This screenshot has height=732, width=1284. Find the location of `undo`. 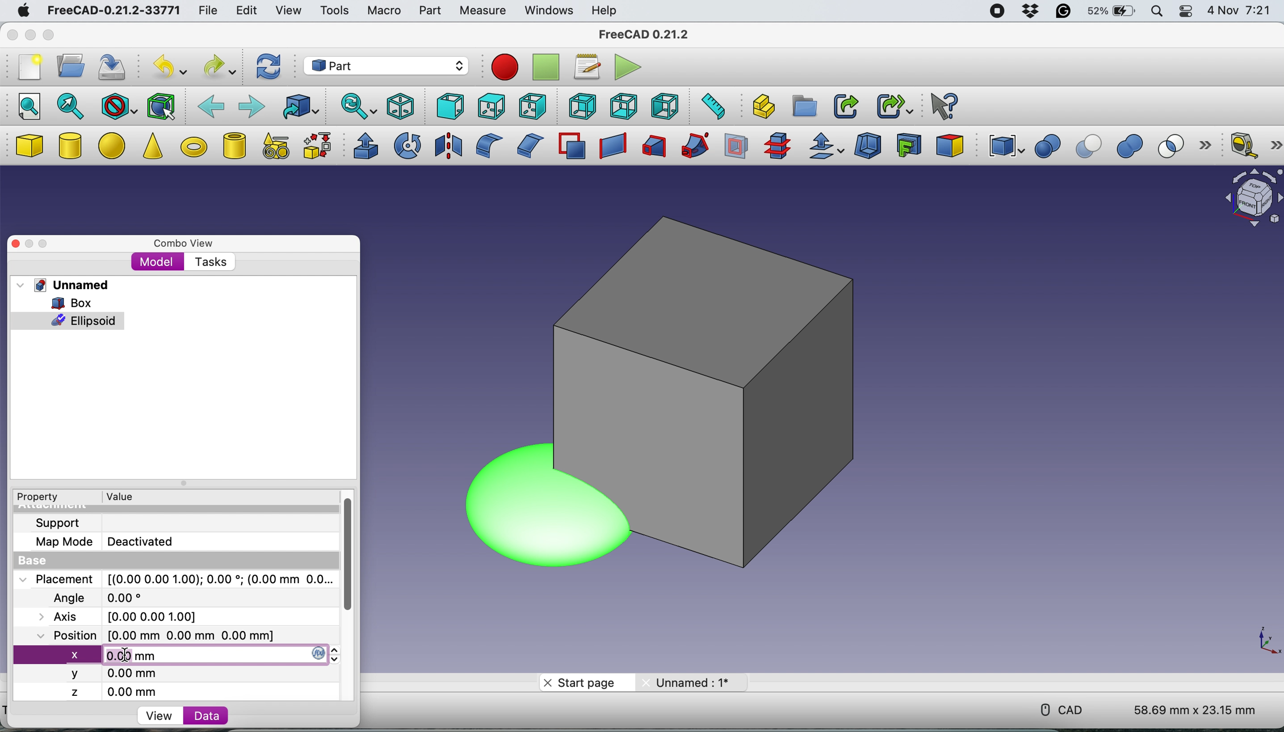

undo is located at coordinates (167, 67).